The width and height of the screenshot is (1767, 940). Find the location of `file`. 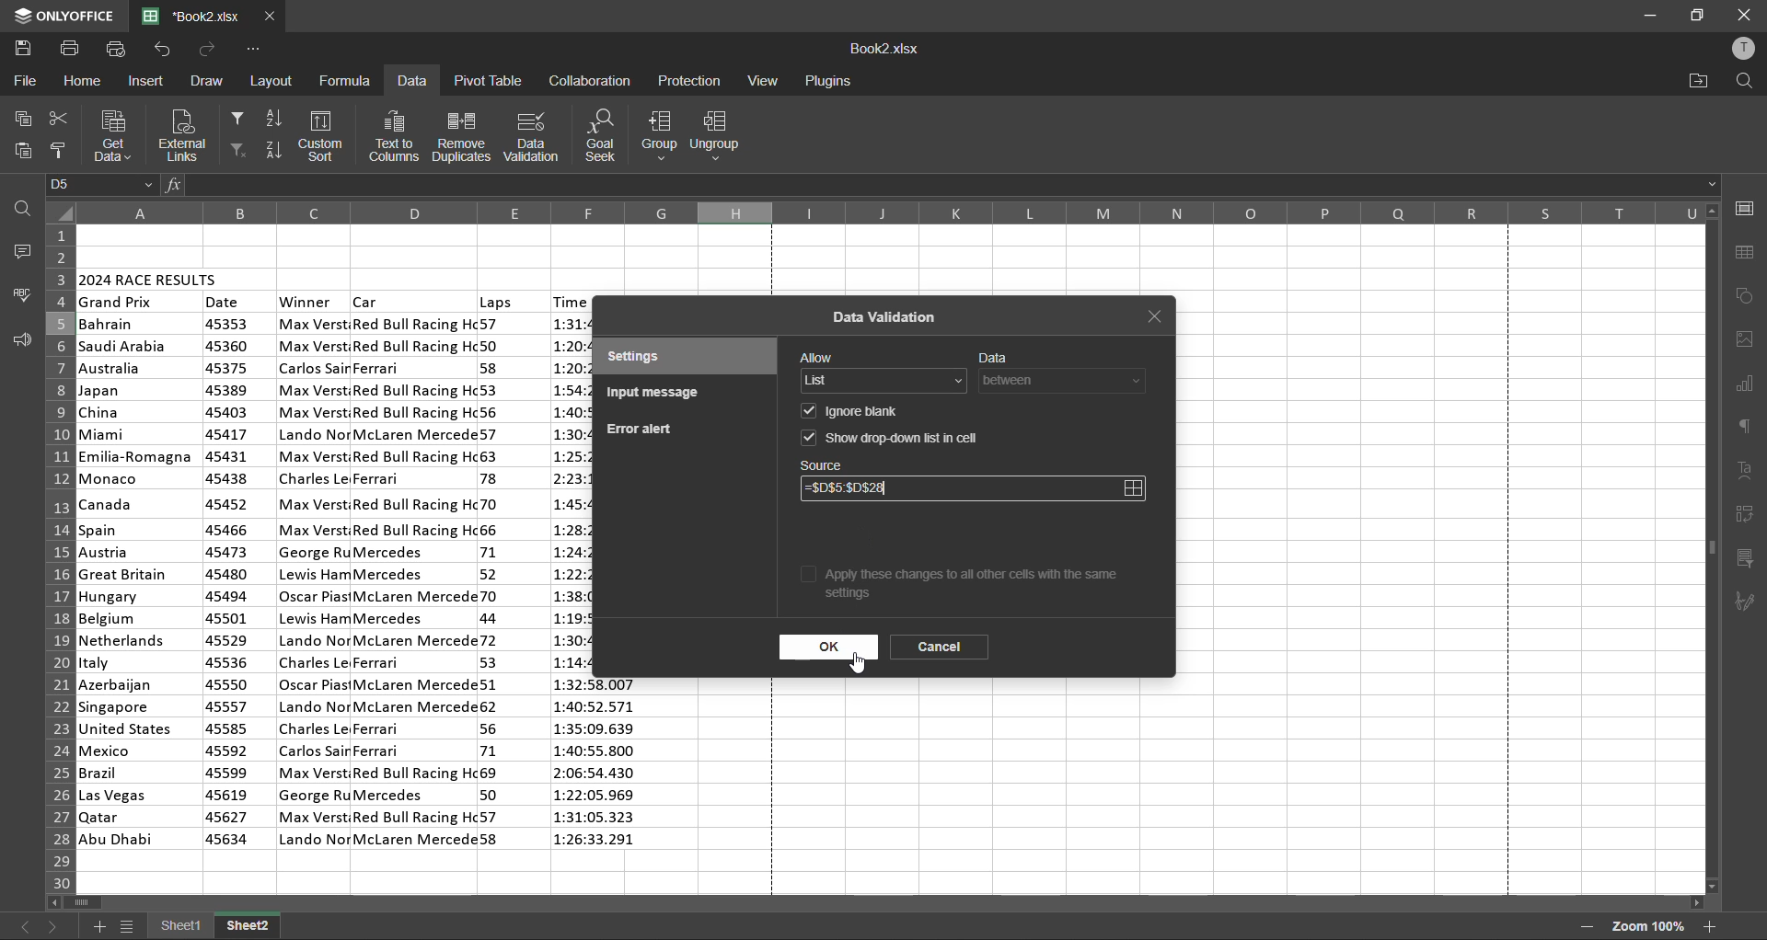

file is located at coordinates (22, 81).